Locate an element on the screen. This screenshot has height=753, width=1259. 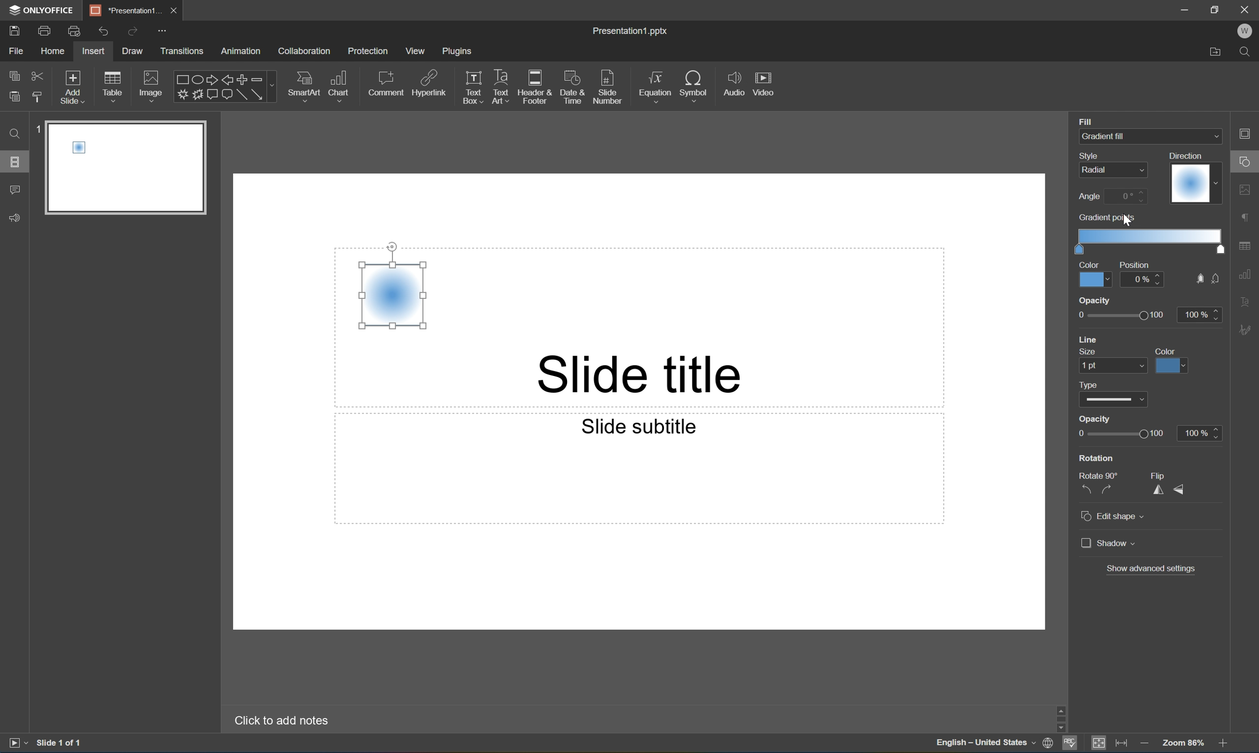
Ellipse is located at coordinates (196, 81).